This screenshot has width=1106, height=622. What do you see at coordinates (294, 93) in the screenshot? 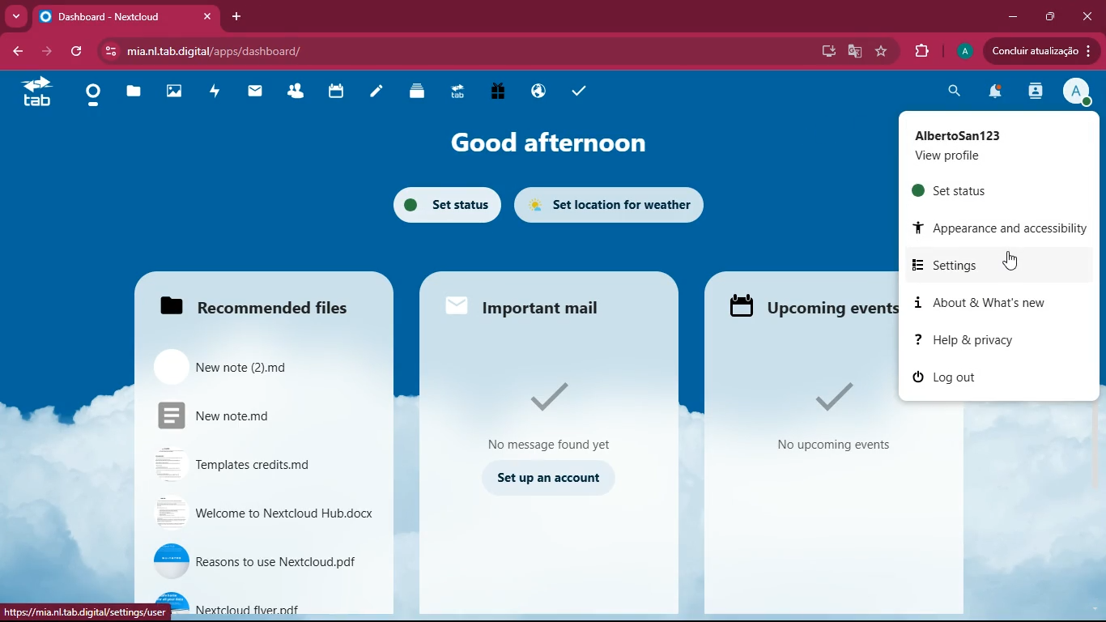
I see `friends` at bounding box center [294, 93].